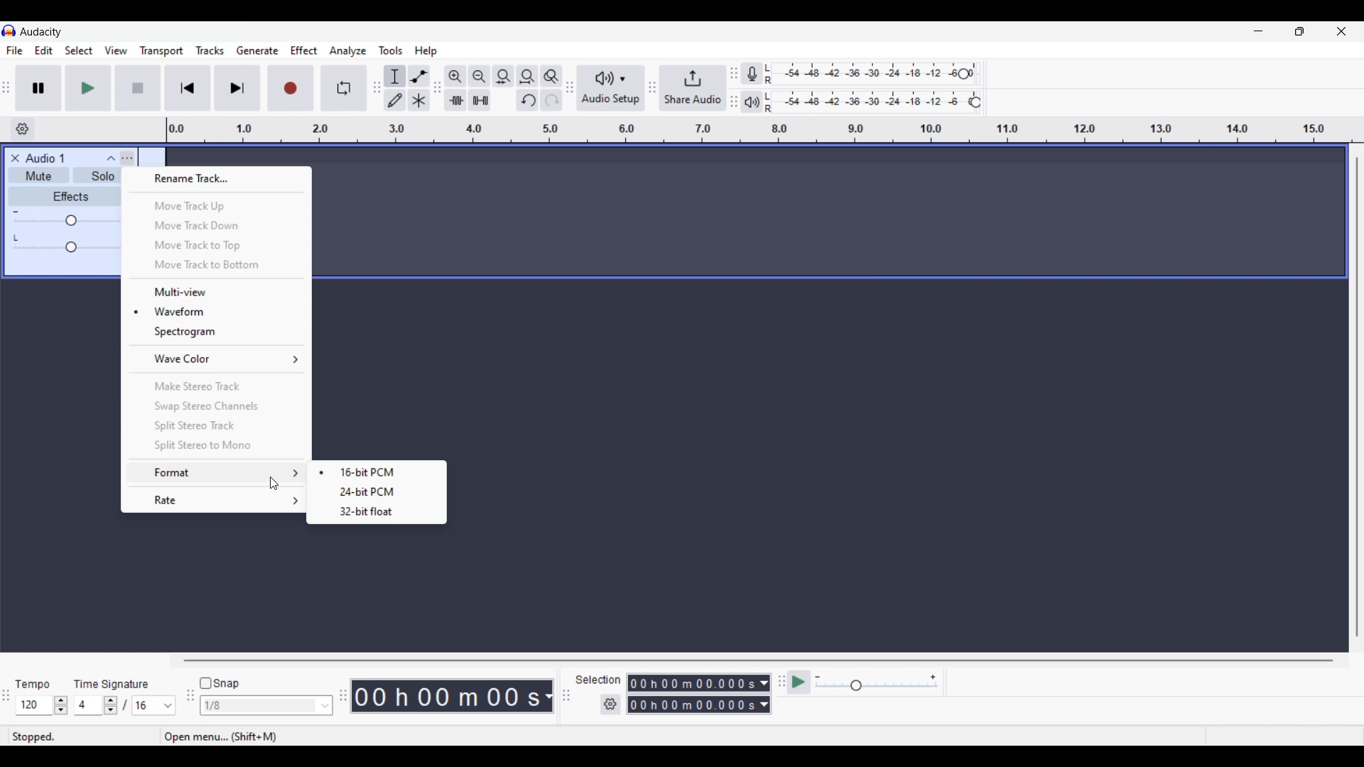  Describe the element at coordinates (215, 246) in the screenshot. I see `Move track to top` at that location.